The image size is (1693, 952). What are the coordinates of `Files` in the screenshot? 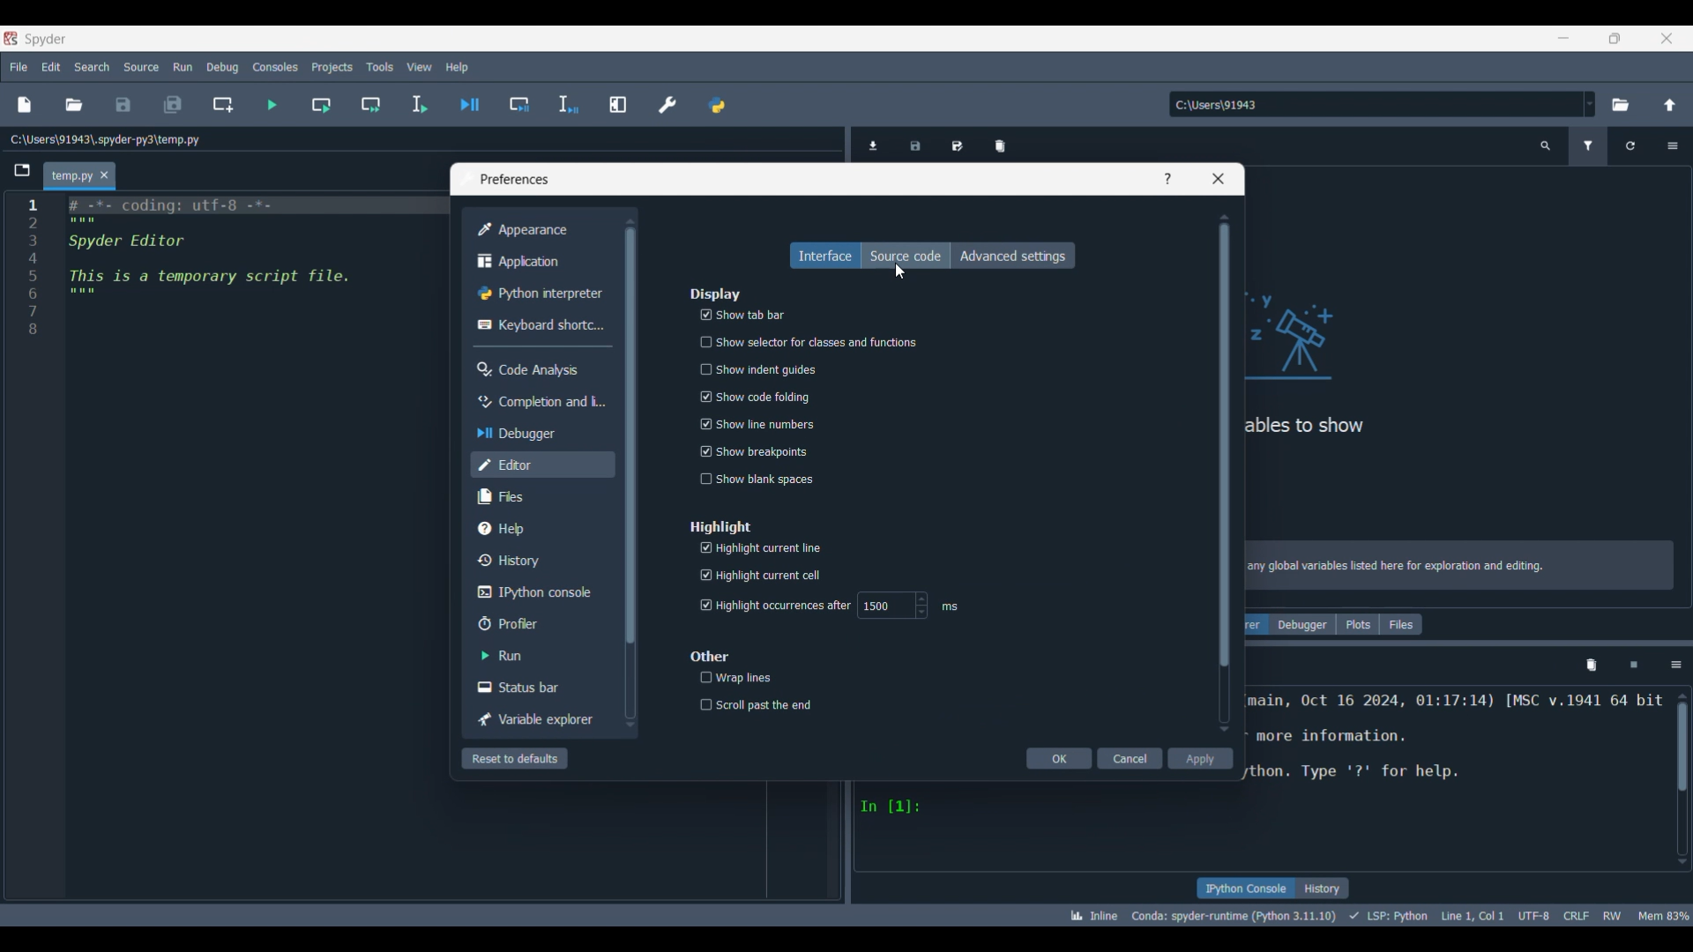 It's located at (1401, 624).